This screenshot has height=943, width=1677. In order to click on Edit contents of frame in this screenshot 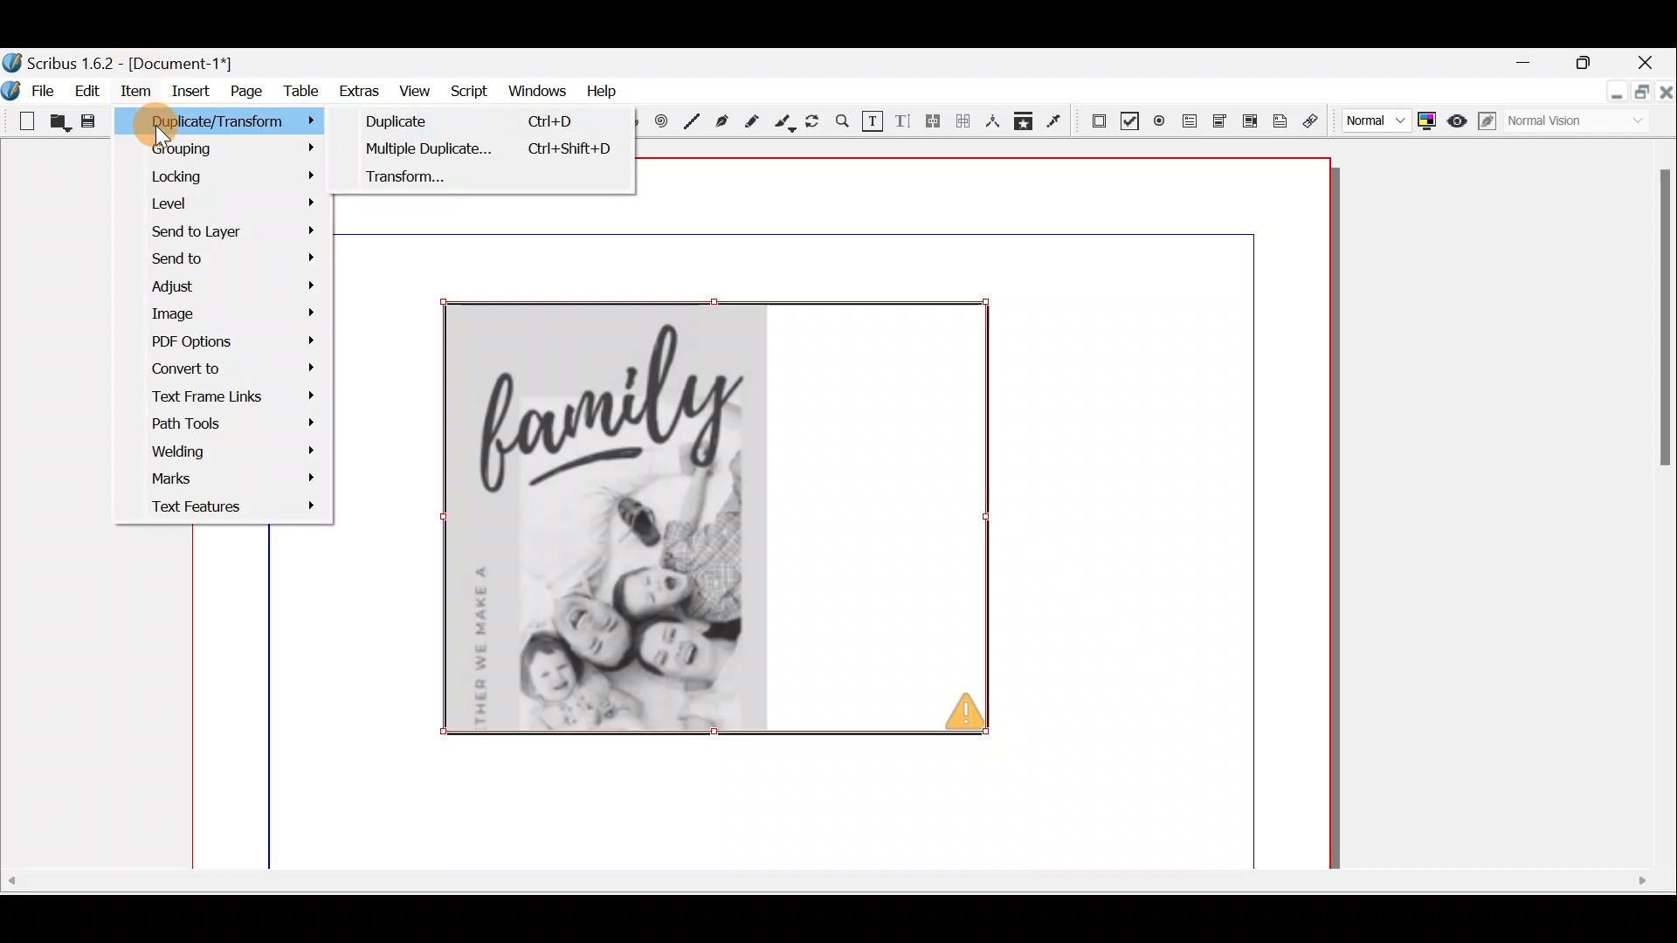, I will do `click(873, 121)`.